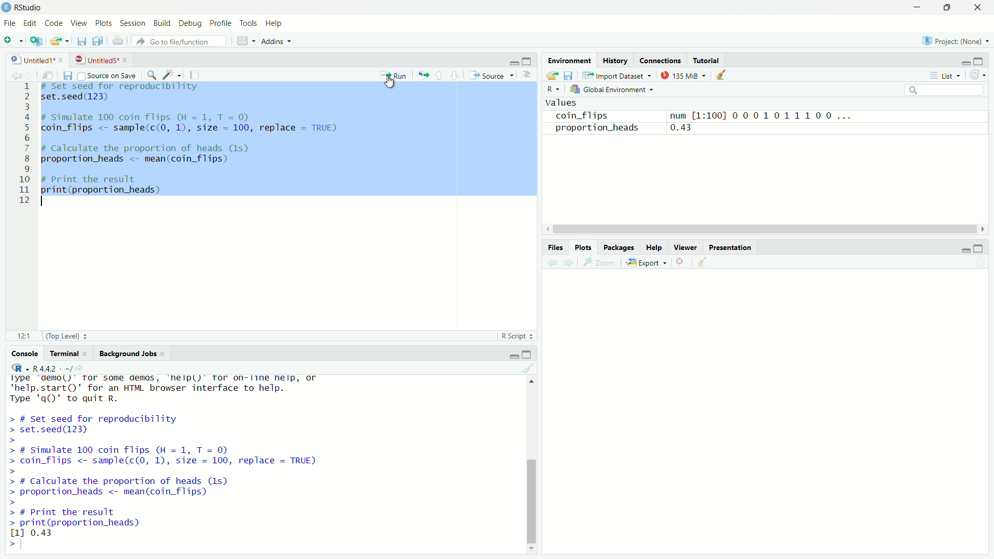 This screenshot has height=559, width=994. What do you see at coordinates (30, 6) in the screenshot?
I see `RStudio` at bounding box center [30, 6].